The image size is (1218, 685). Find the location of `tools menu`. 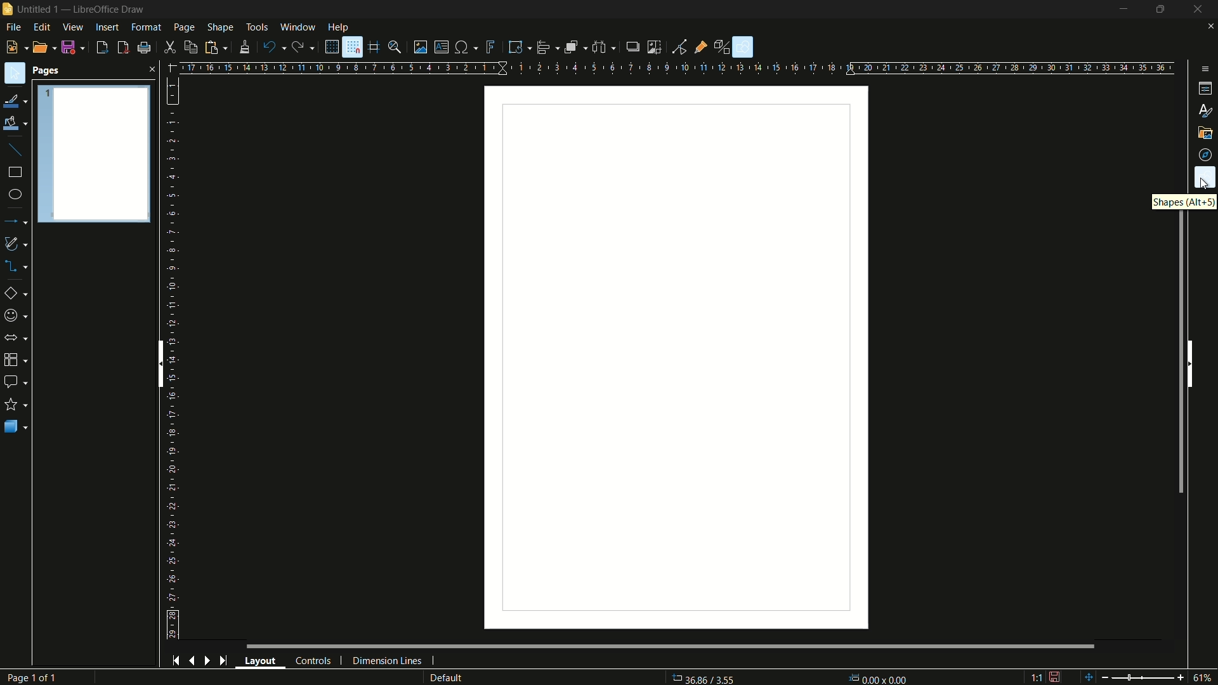

tools menu is located at coordinates (257, 27).